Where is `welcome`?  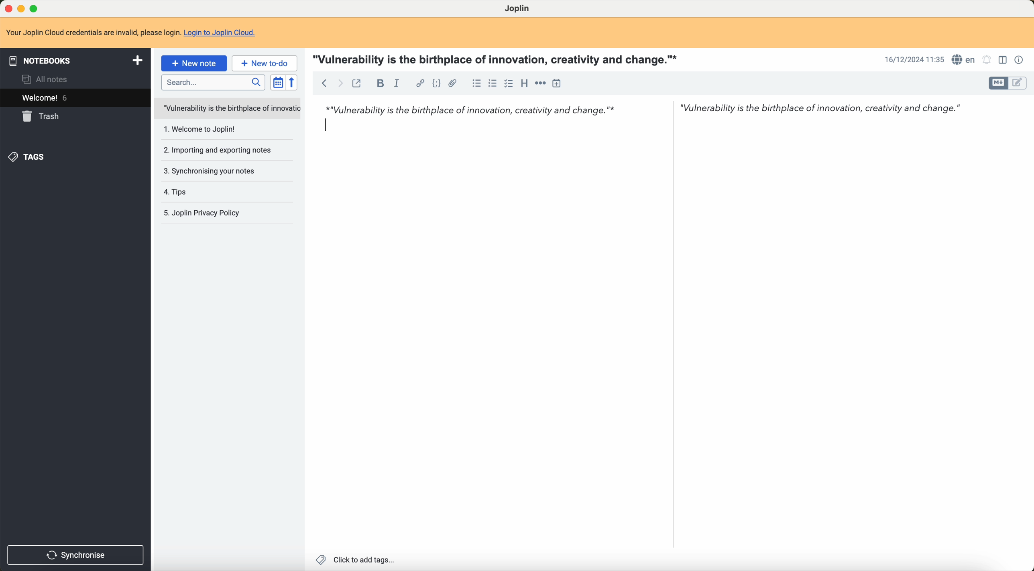
welcome is located at coordinates (47, 99).